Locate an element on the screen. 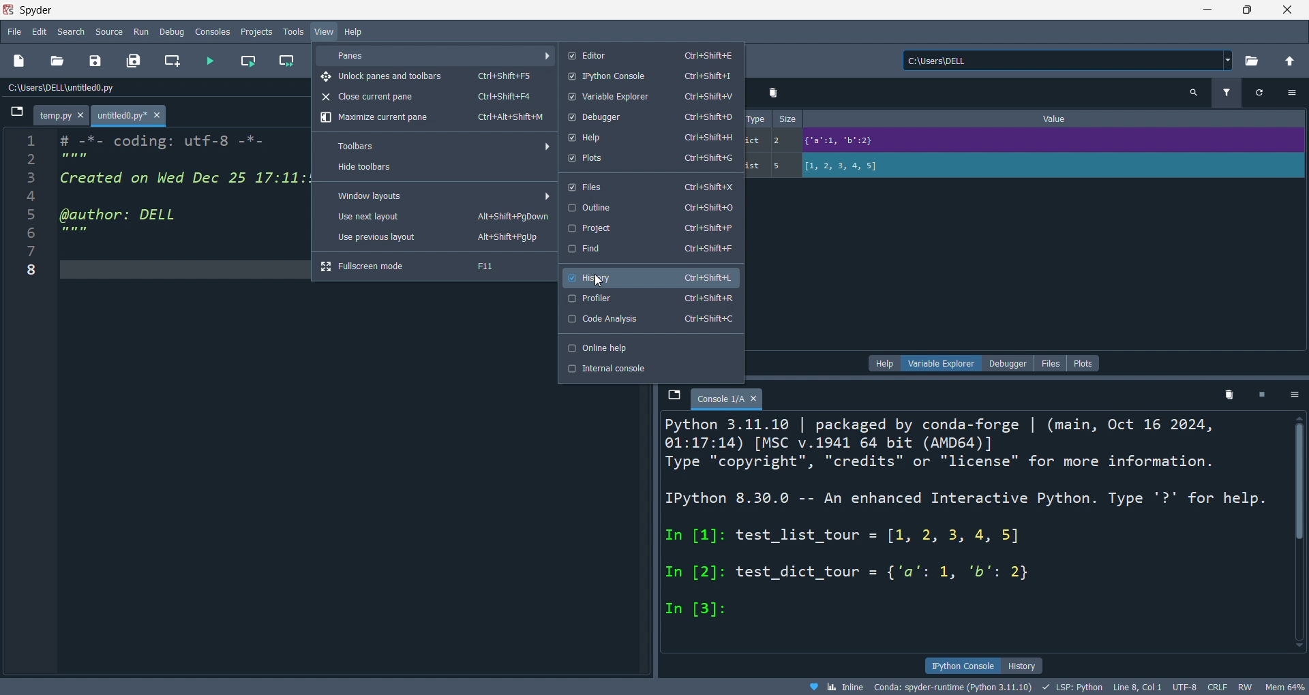 The height and width of the screenshot is (695, 1309). current directory is located at coordinates (1068, 61).